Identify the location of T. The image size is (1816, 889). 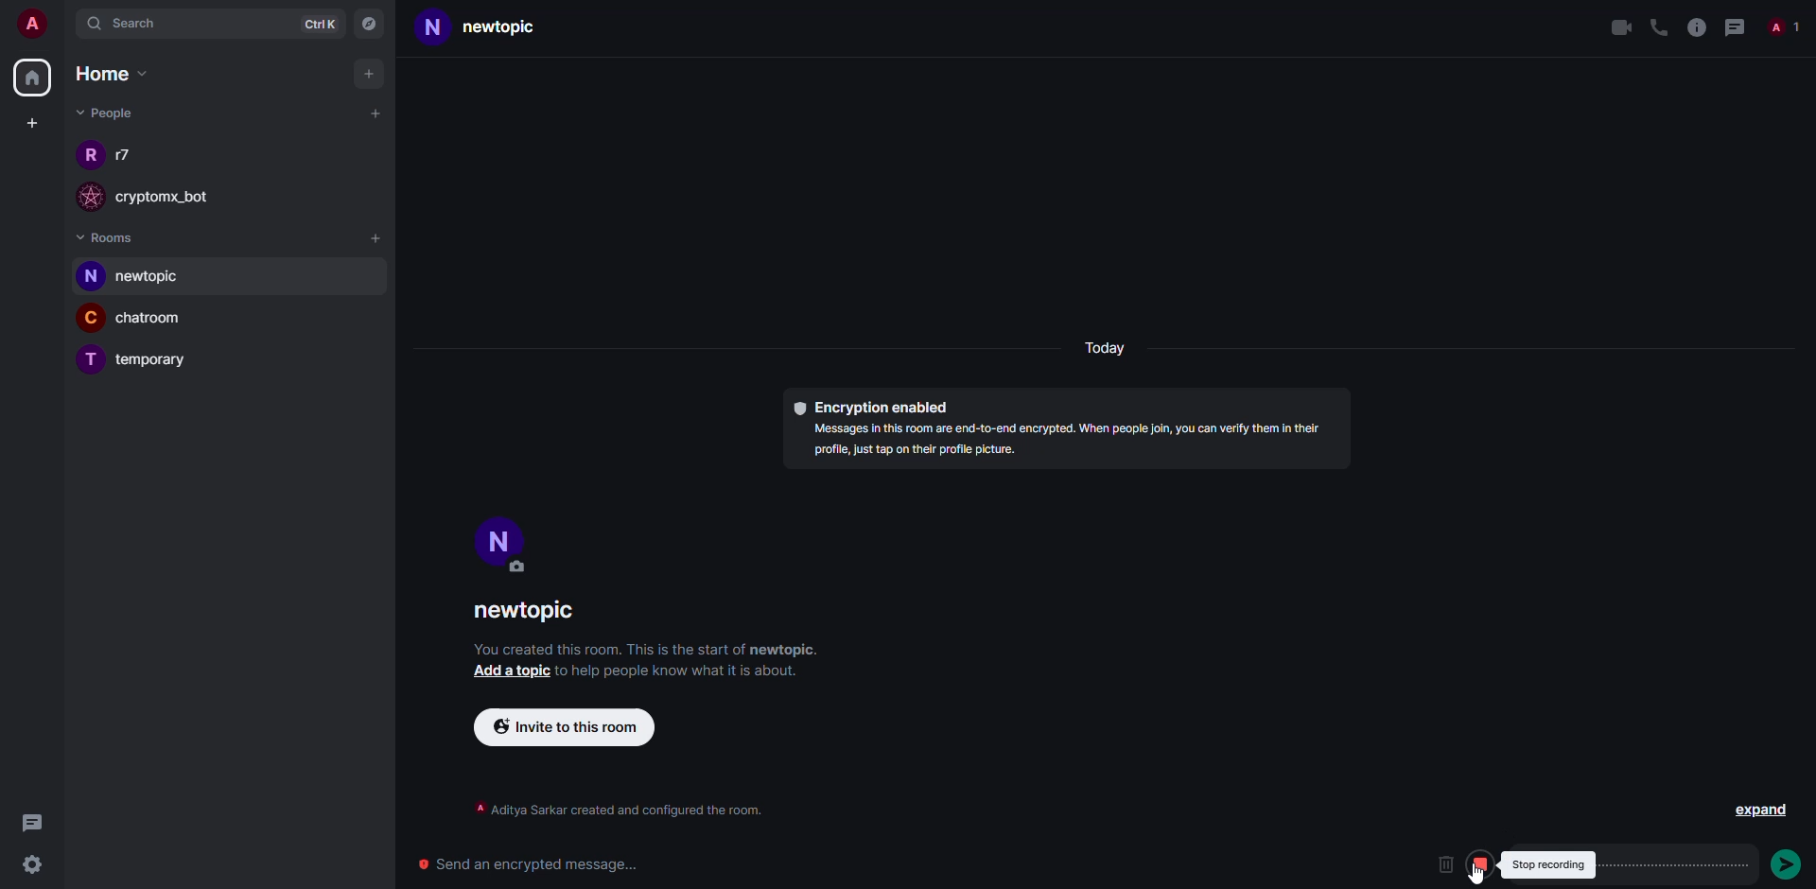
(88, 358).